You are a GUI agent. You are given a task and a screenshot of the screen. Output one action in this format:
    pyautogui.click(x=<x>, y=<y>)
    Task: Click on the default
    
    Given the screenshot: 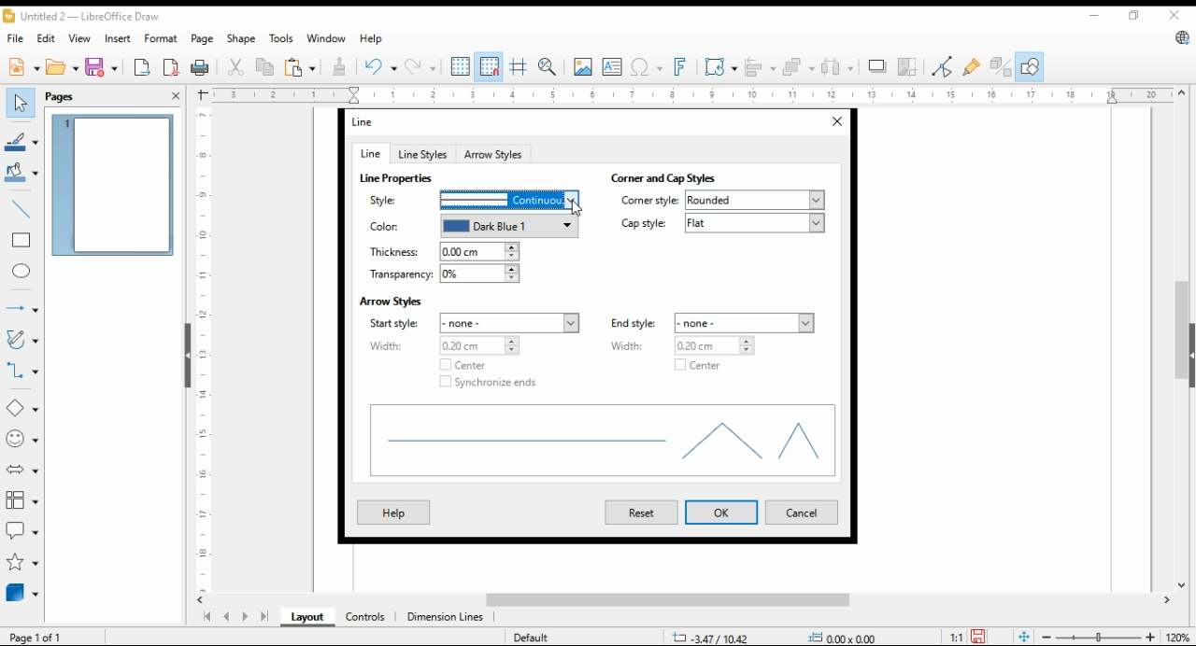 What is the action you would take?
    pyautogui.click(x=530, y=637)
    